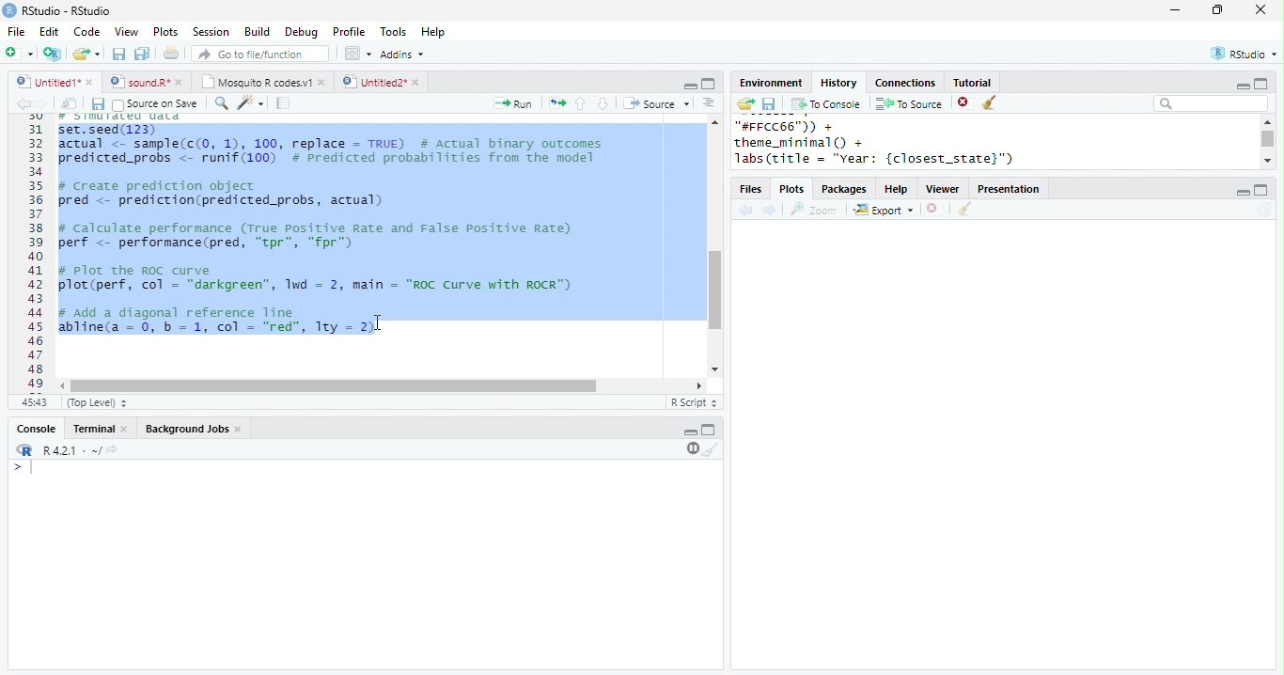 The image size is (1284, 675). Describe the element at coordinates (402, 55) in the screenshot. I see `Addins` at that location.